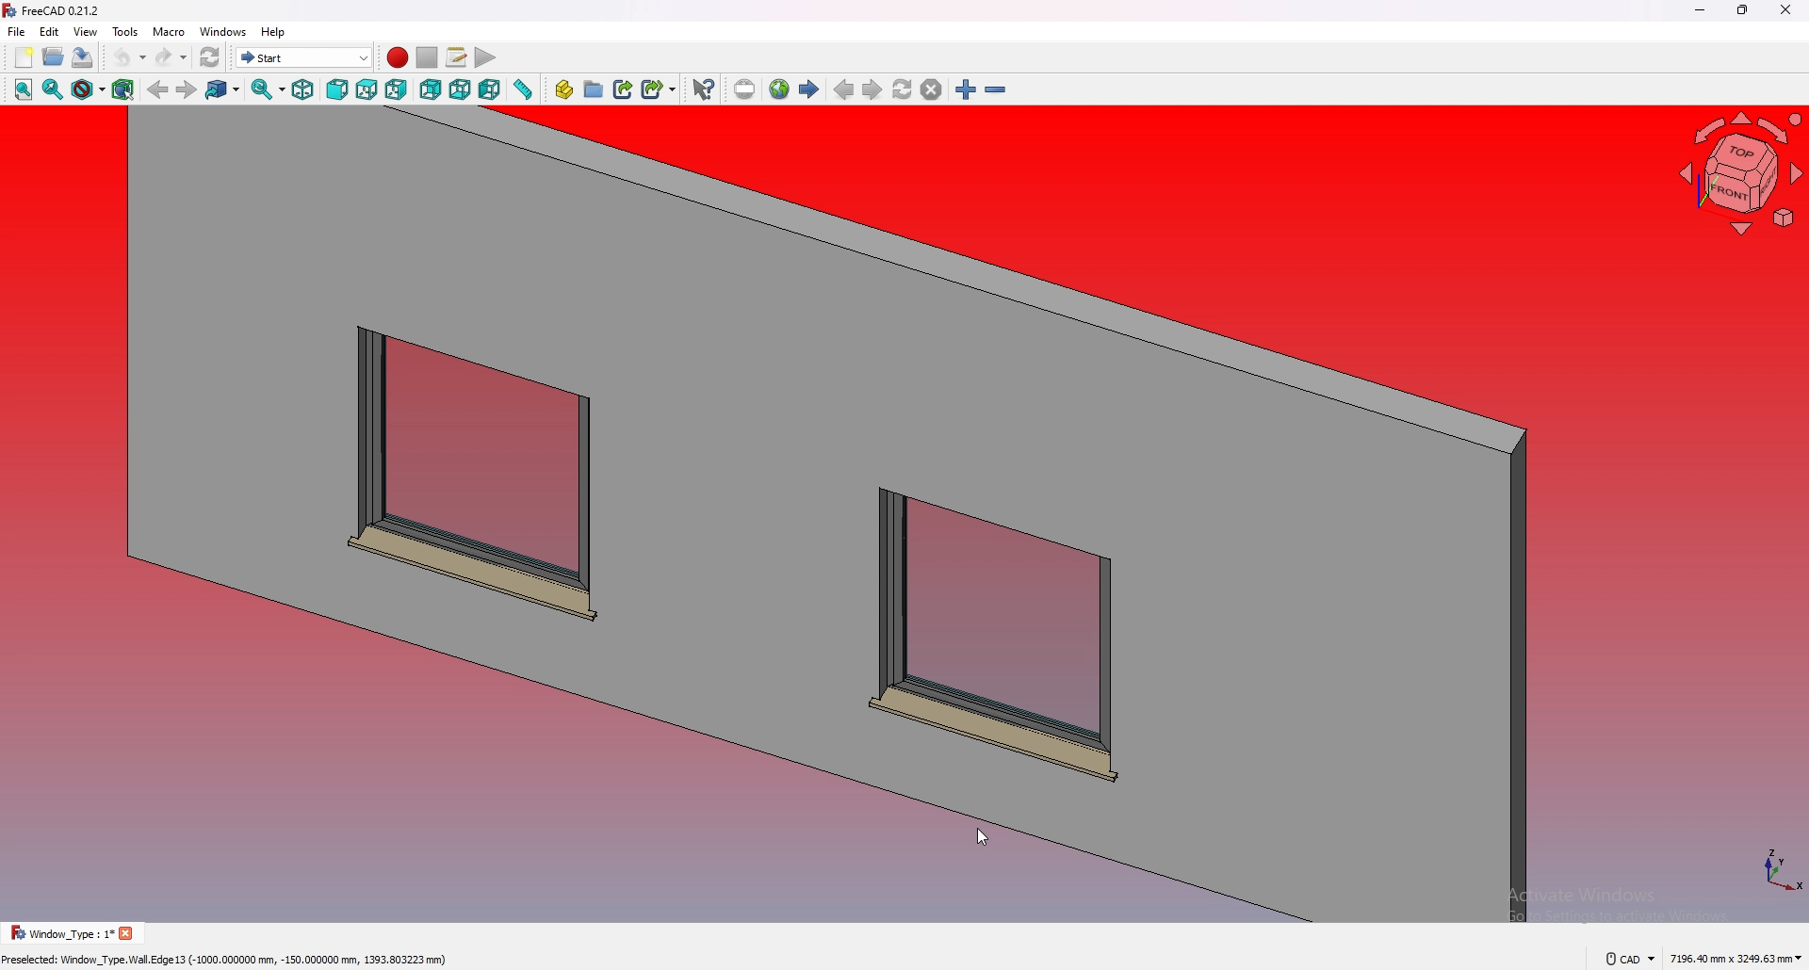  I want to click on view, so click(87, 31).